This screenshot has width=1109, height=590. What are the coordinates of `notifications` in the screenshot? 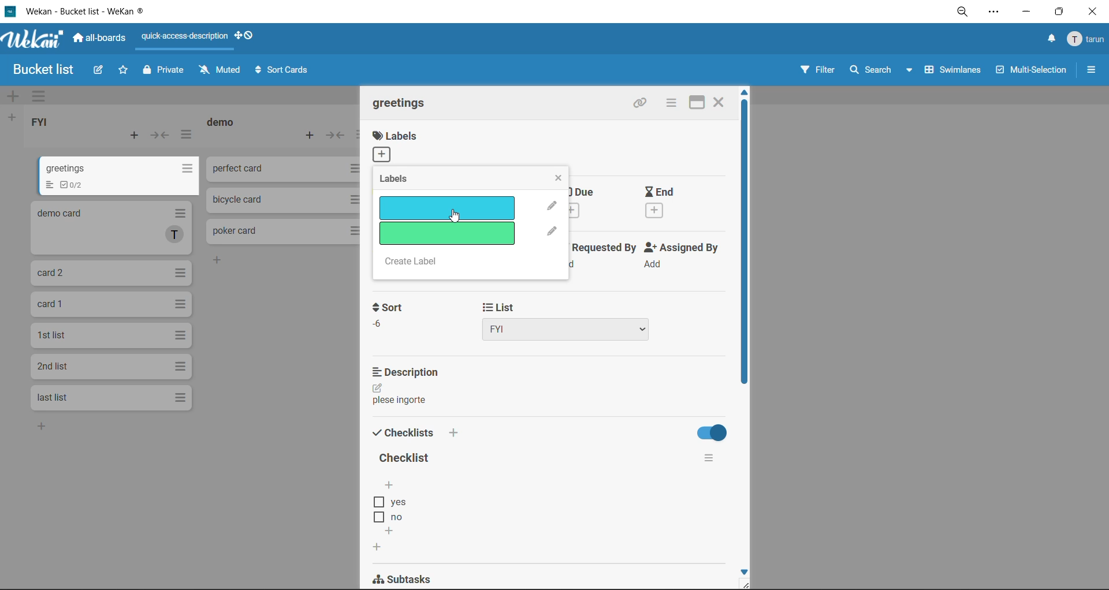 It's located at (1052, 40).